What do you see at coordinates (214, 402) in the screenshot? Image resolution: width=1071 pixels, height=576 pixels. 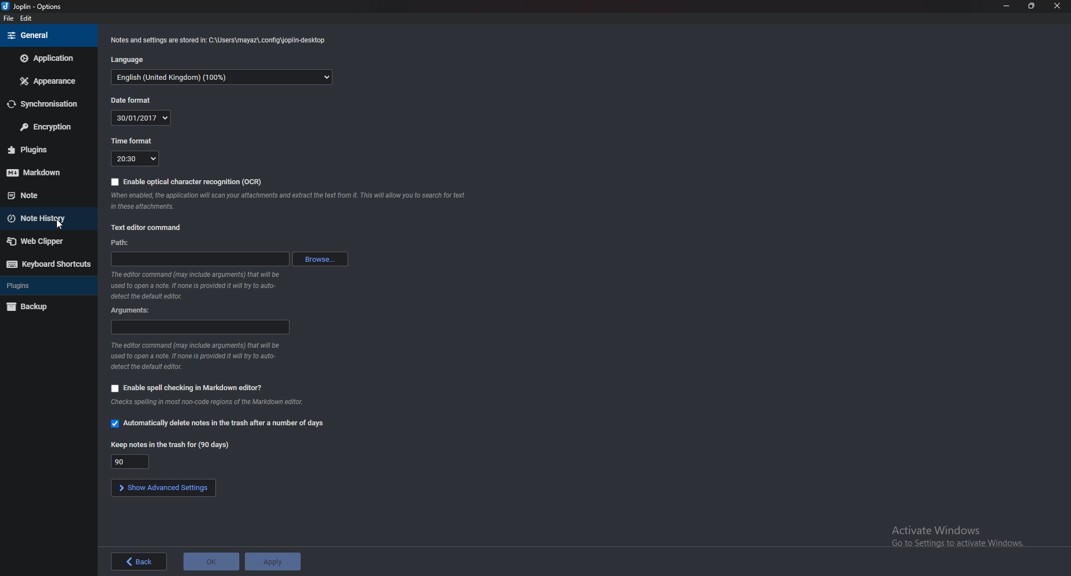 I see `Info` at bounding box center [214, 402].